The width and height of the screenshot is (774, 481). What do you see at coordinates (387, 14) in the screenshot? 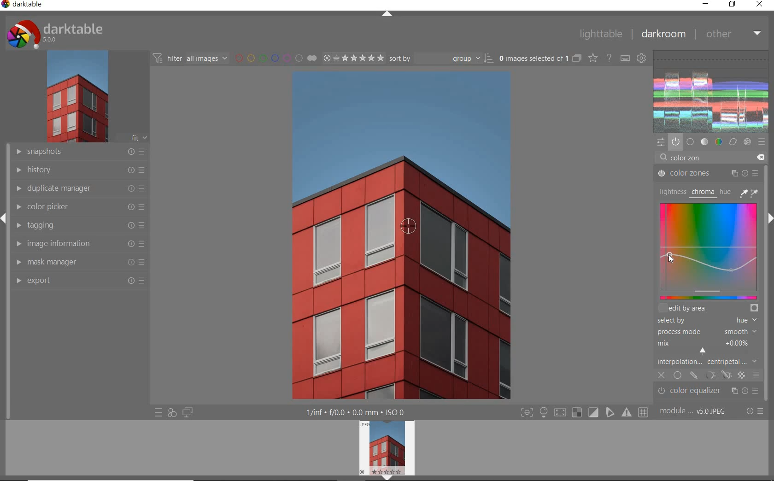
I see `expand/collapse` at bounding box center [387, 14].